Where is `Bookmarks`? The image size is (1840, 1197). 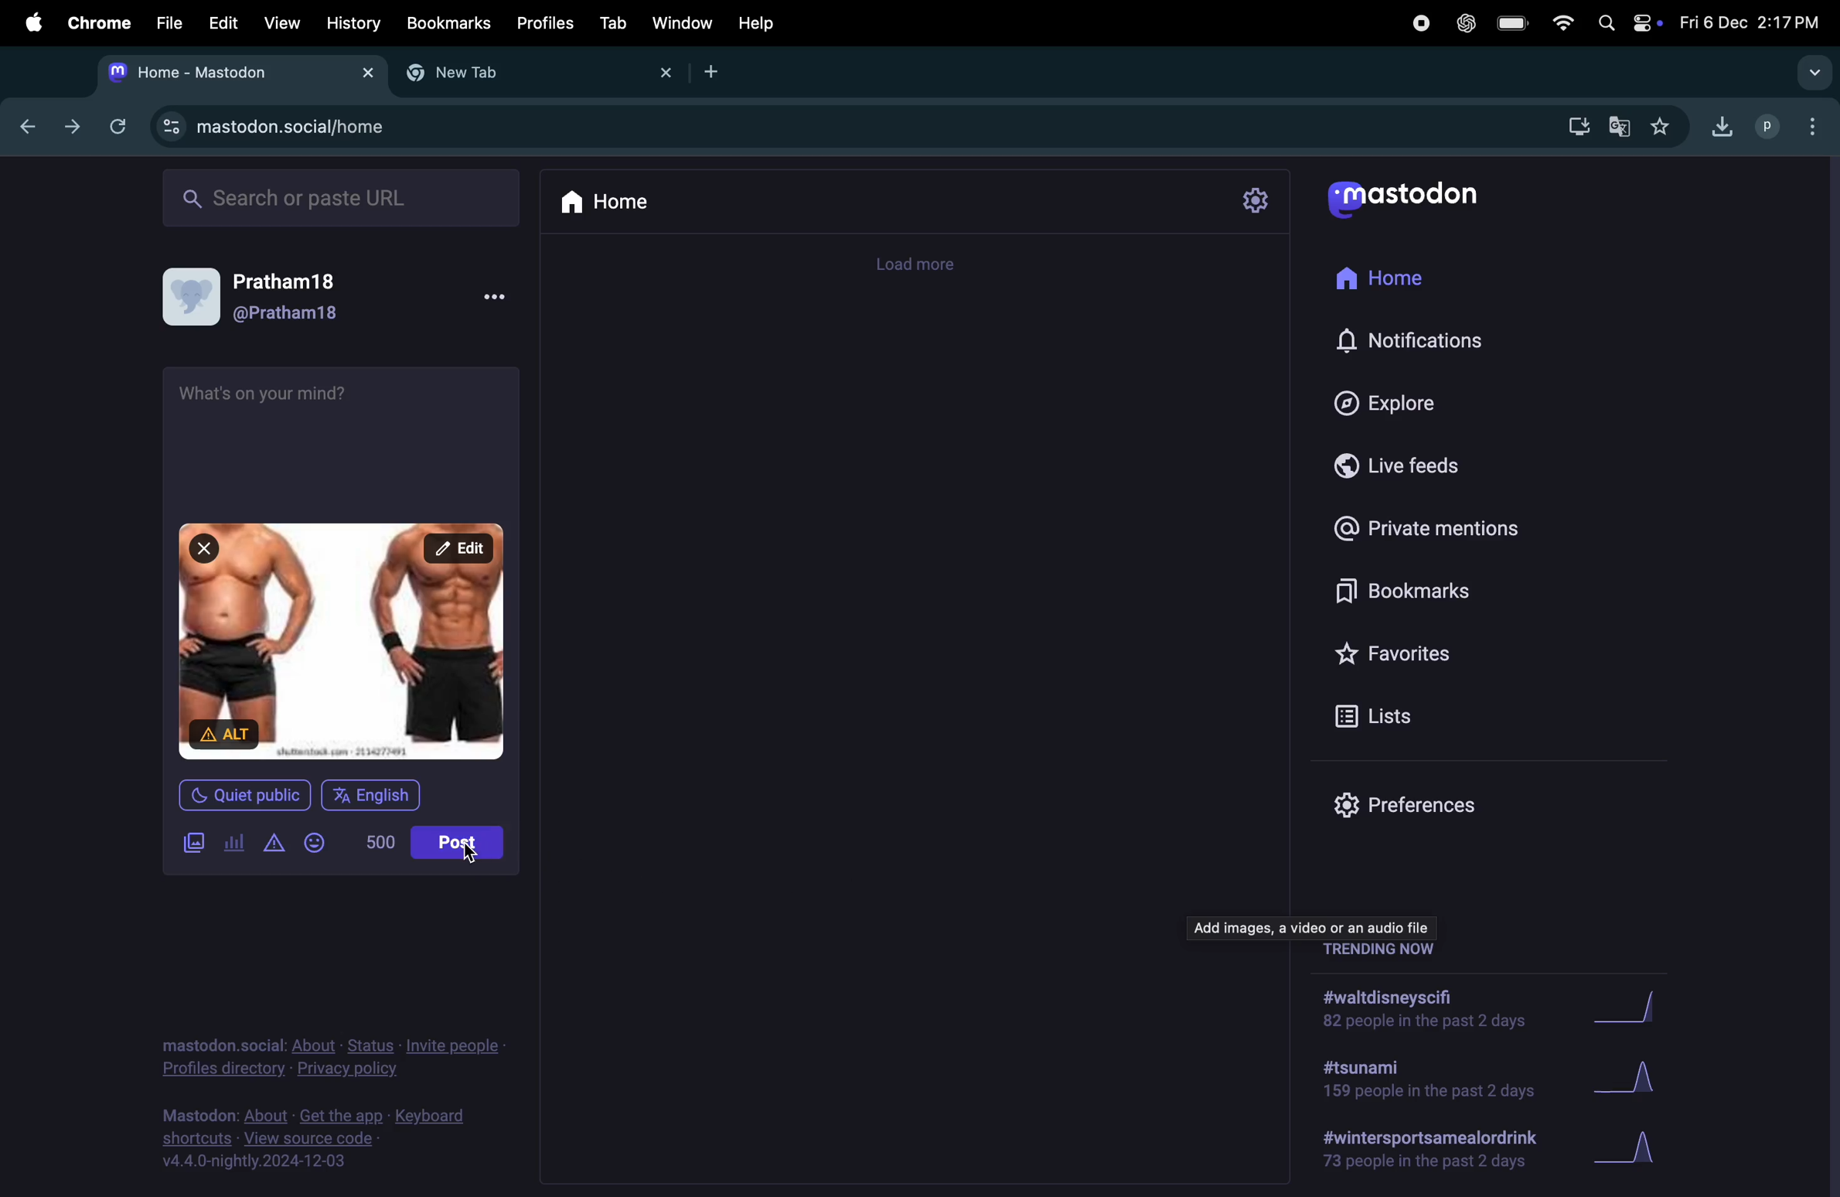 Bookmarks is located at coordinates (448, 22).